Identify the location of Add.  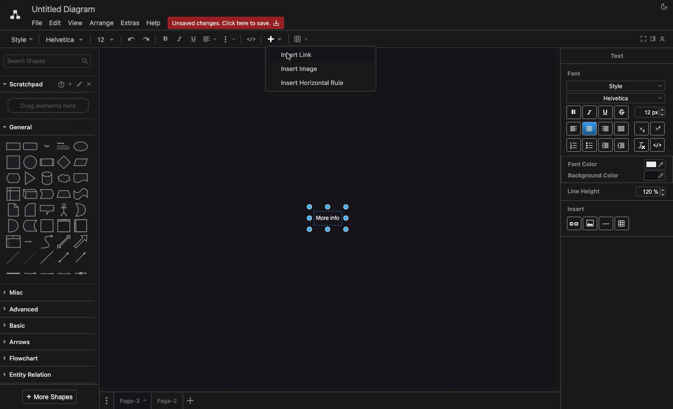
(271, 40).